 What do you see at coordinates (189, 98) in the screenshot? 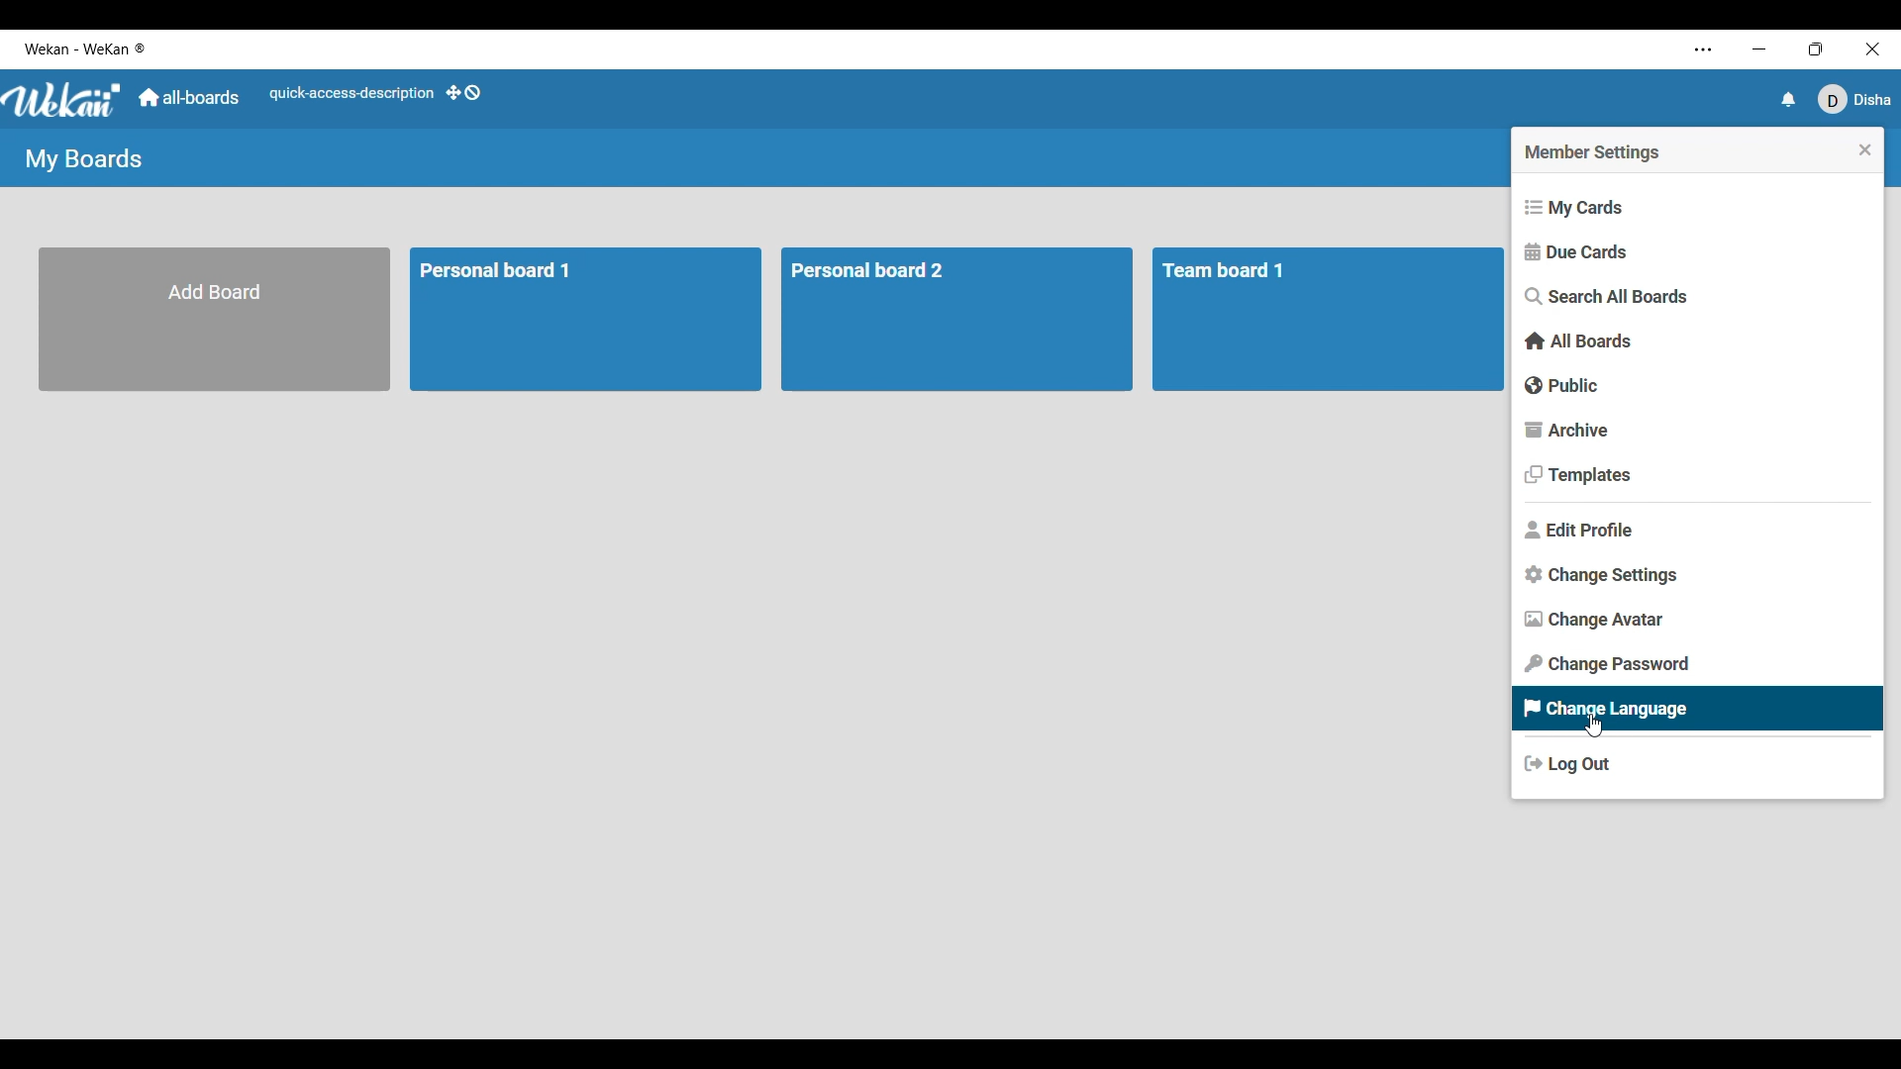
I see `all-boards` at bounding box center [189, 98].